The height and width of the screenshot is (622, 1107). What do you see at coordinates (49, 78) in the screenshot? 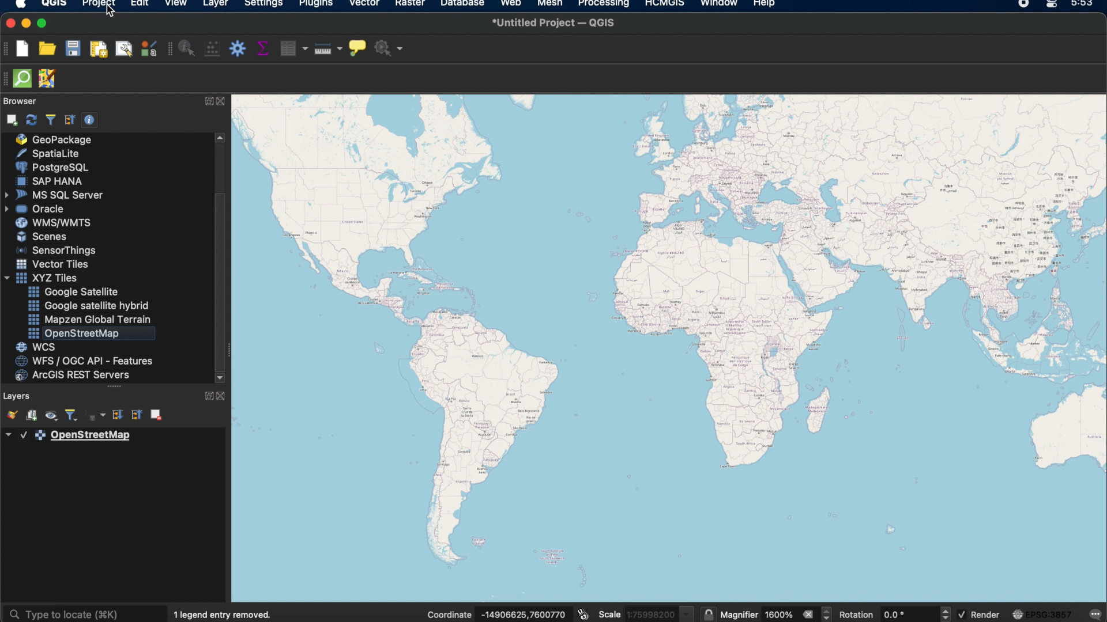
I see `JOSM remote` at bounding box center [49, 78].